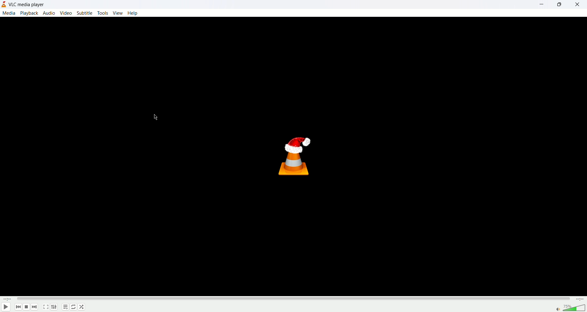  Describe the element at coordinates (28, 4) in the screenshot. I see `vlc media player` at that location.